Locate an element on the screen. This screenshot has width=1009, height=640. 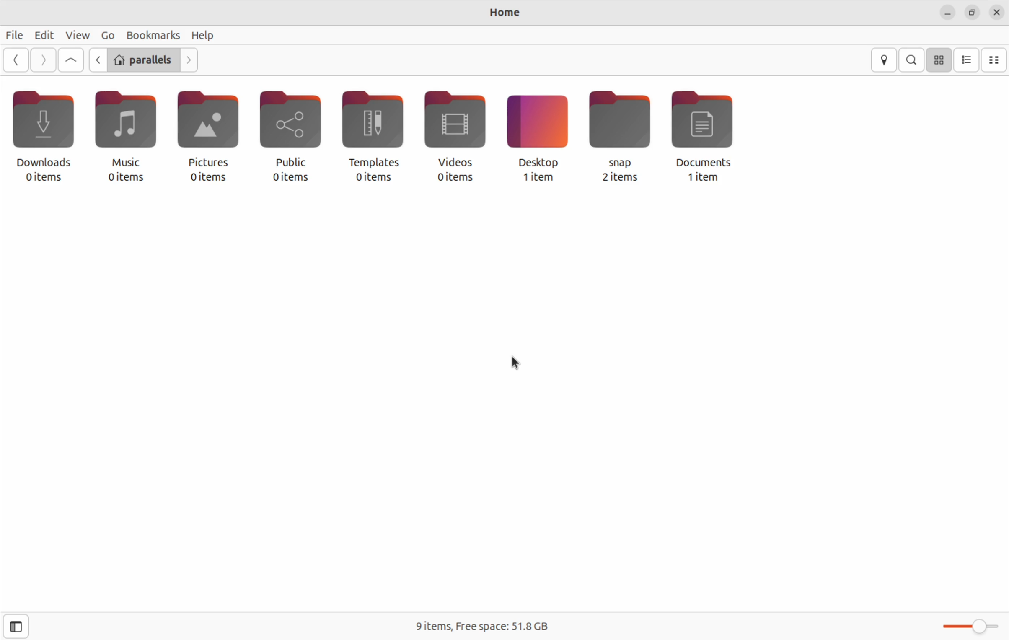
9 item free space 51.38 is located at coordinates (483, 628).